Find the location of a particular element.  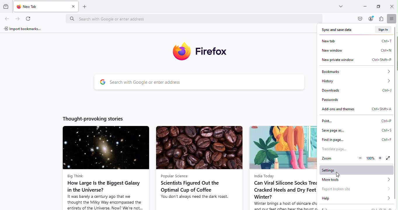

Reset zoom level is located at coordinates (370, 157).